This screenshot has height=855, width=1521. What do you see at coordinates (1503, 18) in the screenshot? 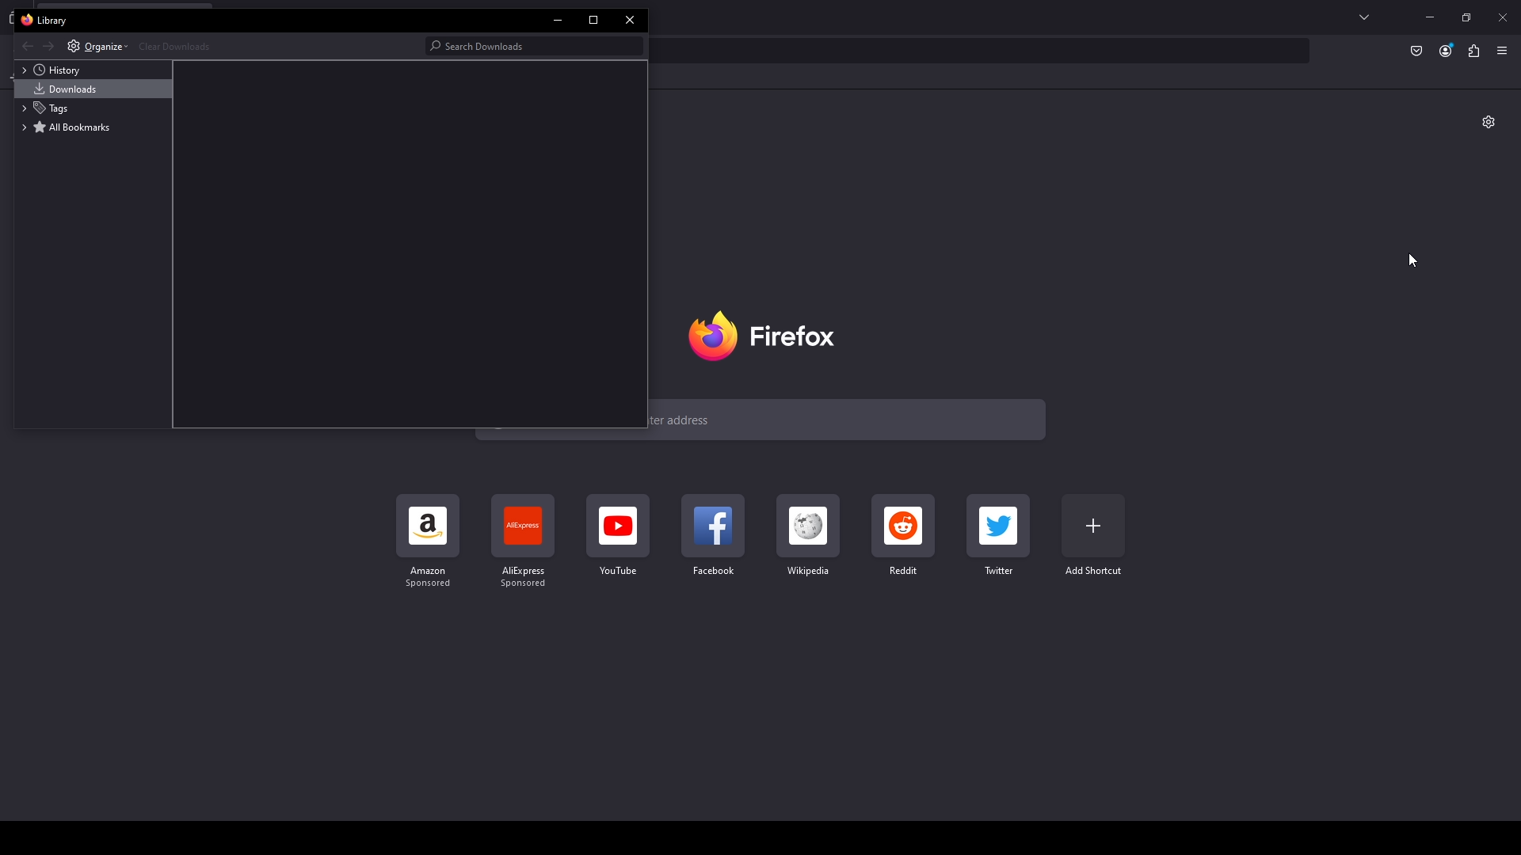
I see `Close ` at bounding box center [1503, 18].